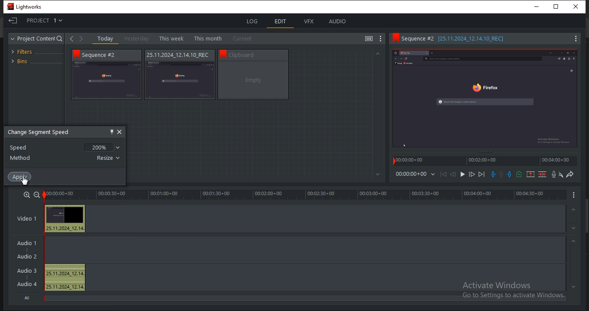  What do you see at coordinates (104, 55) in the screenshot?
I see `Sequence # 2` at bounding box center [104, 55].